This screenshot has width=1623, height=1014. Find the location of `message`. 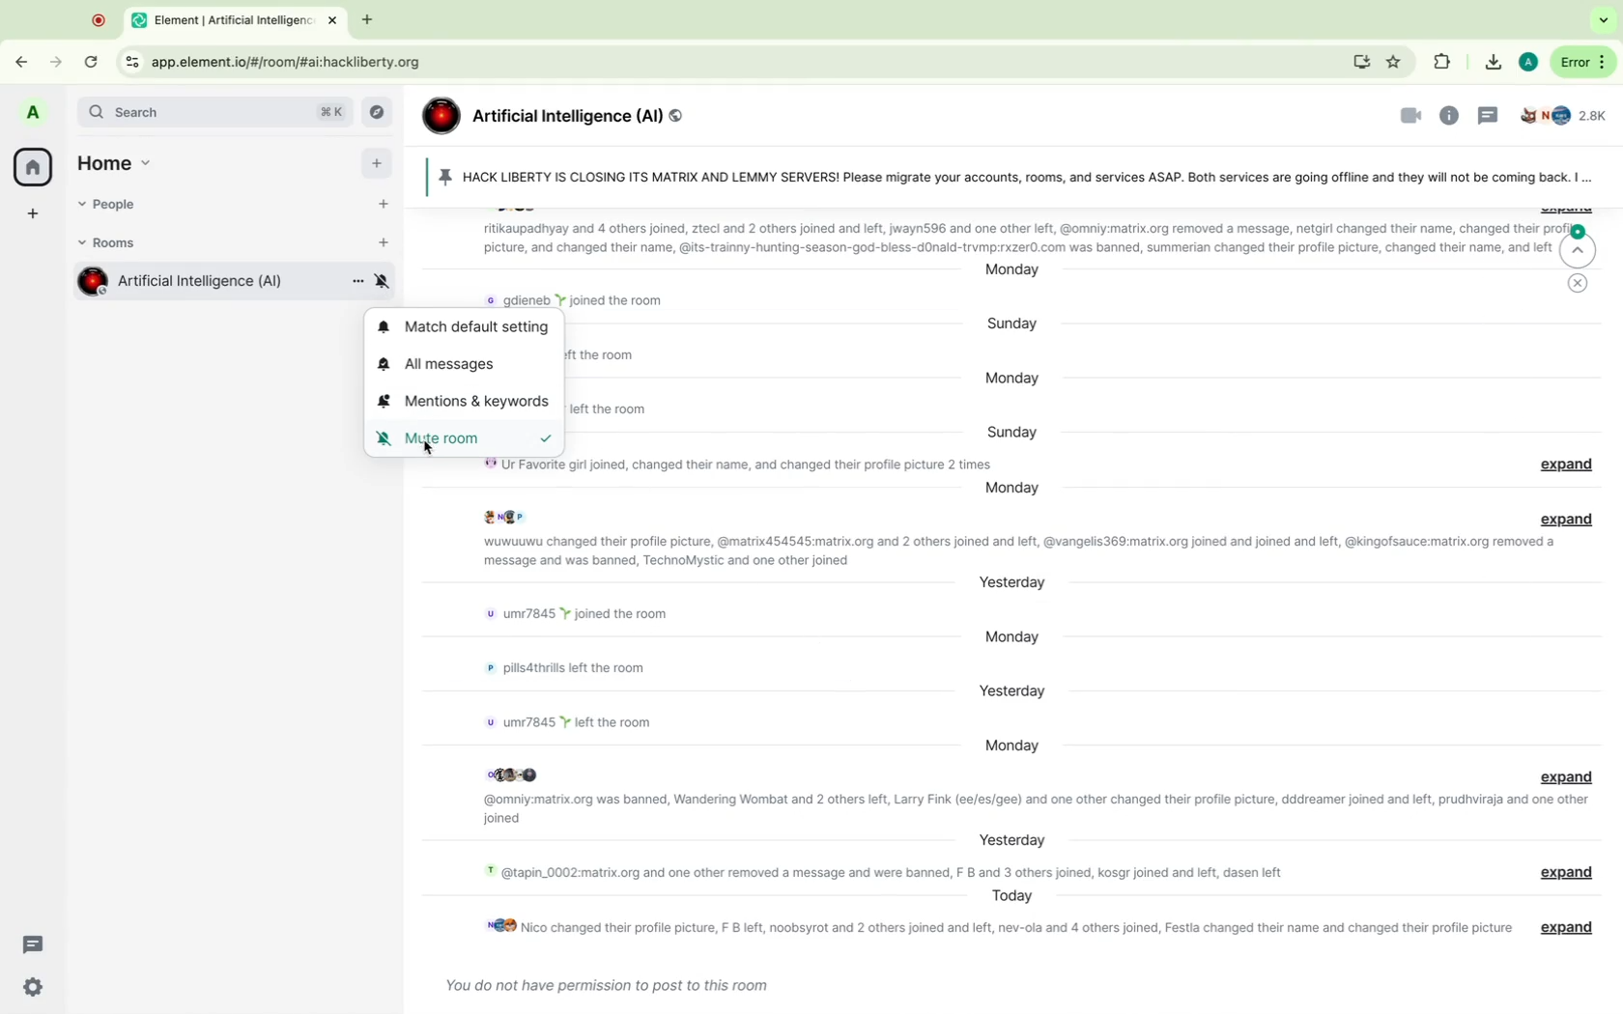

message is located at coordinates (601, 356).